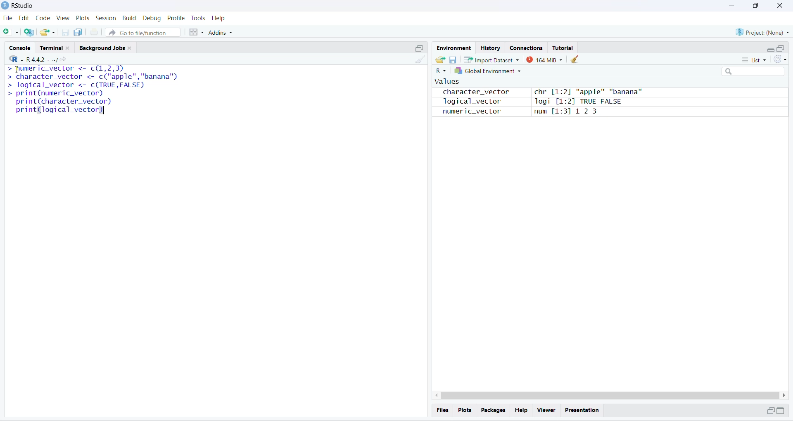  I want to click on "R442, so click(27, 59).